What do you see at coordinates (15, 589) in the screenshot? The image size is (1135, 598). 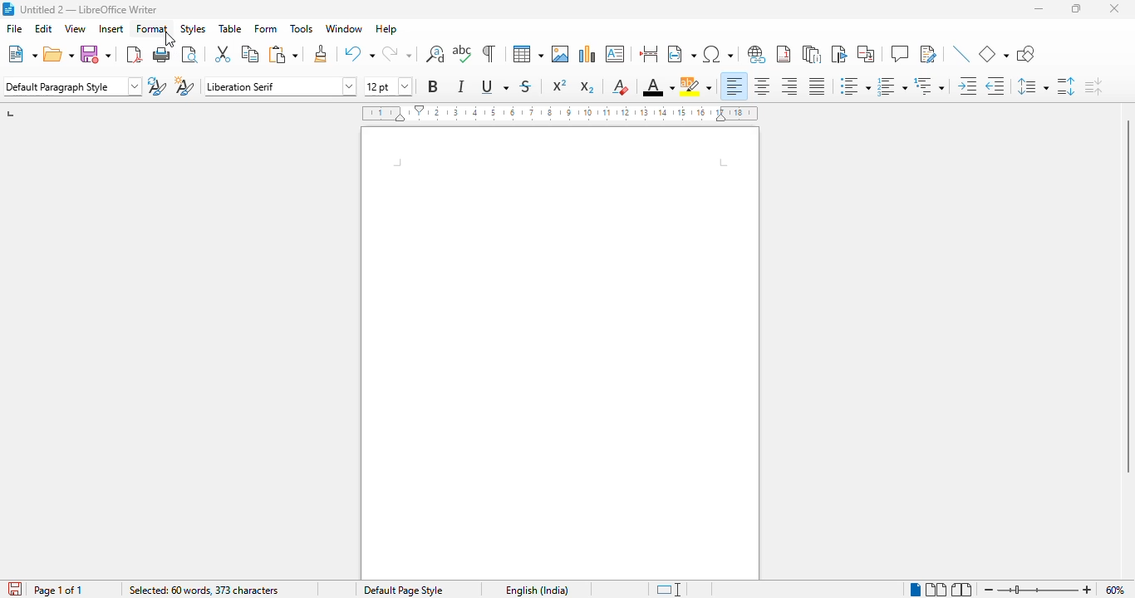 I see `click to save the document` at bounding box center [15, 589].